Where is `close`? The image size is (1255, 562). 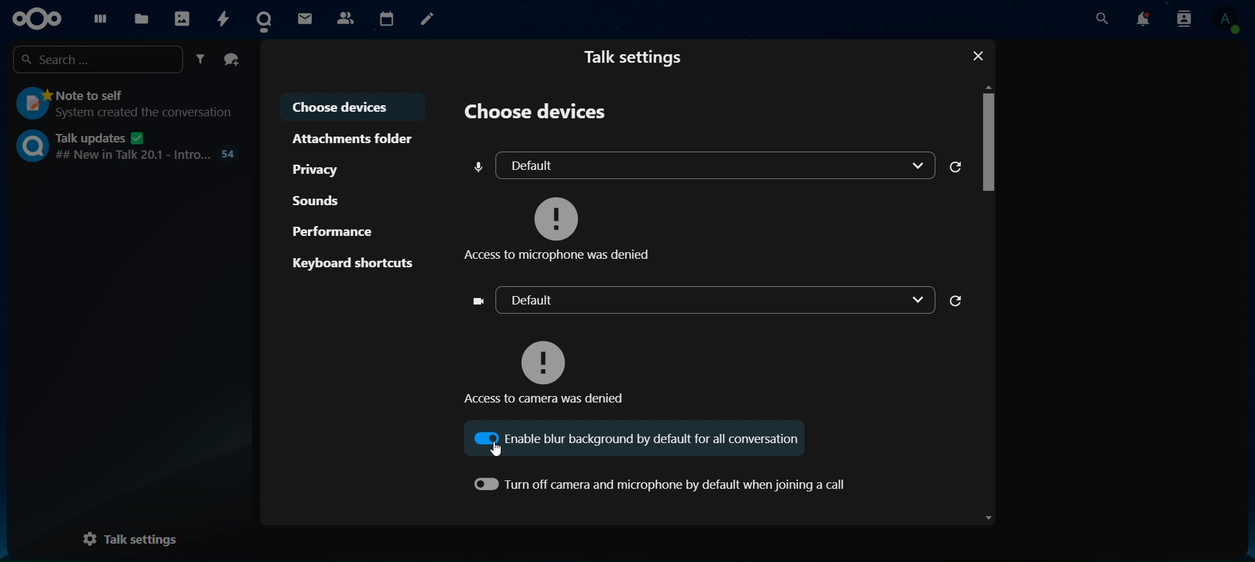 close is located at coordinates (979, 56).